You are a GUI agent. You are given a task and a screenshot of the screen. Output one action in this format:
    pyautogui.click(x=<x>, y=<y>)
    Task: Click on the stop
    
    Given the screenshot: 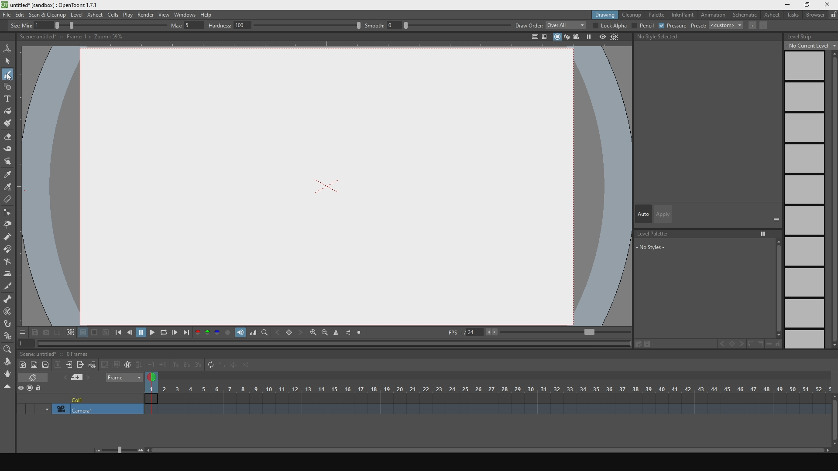 What is the action you would take?
    pyautogui.click(x=361, y=333)
    